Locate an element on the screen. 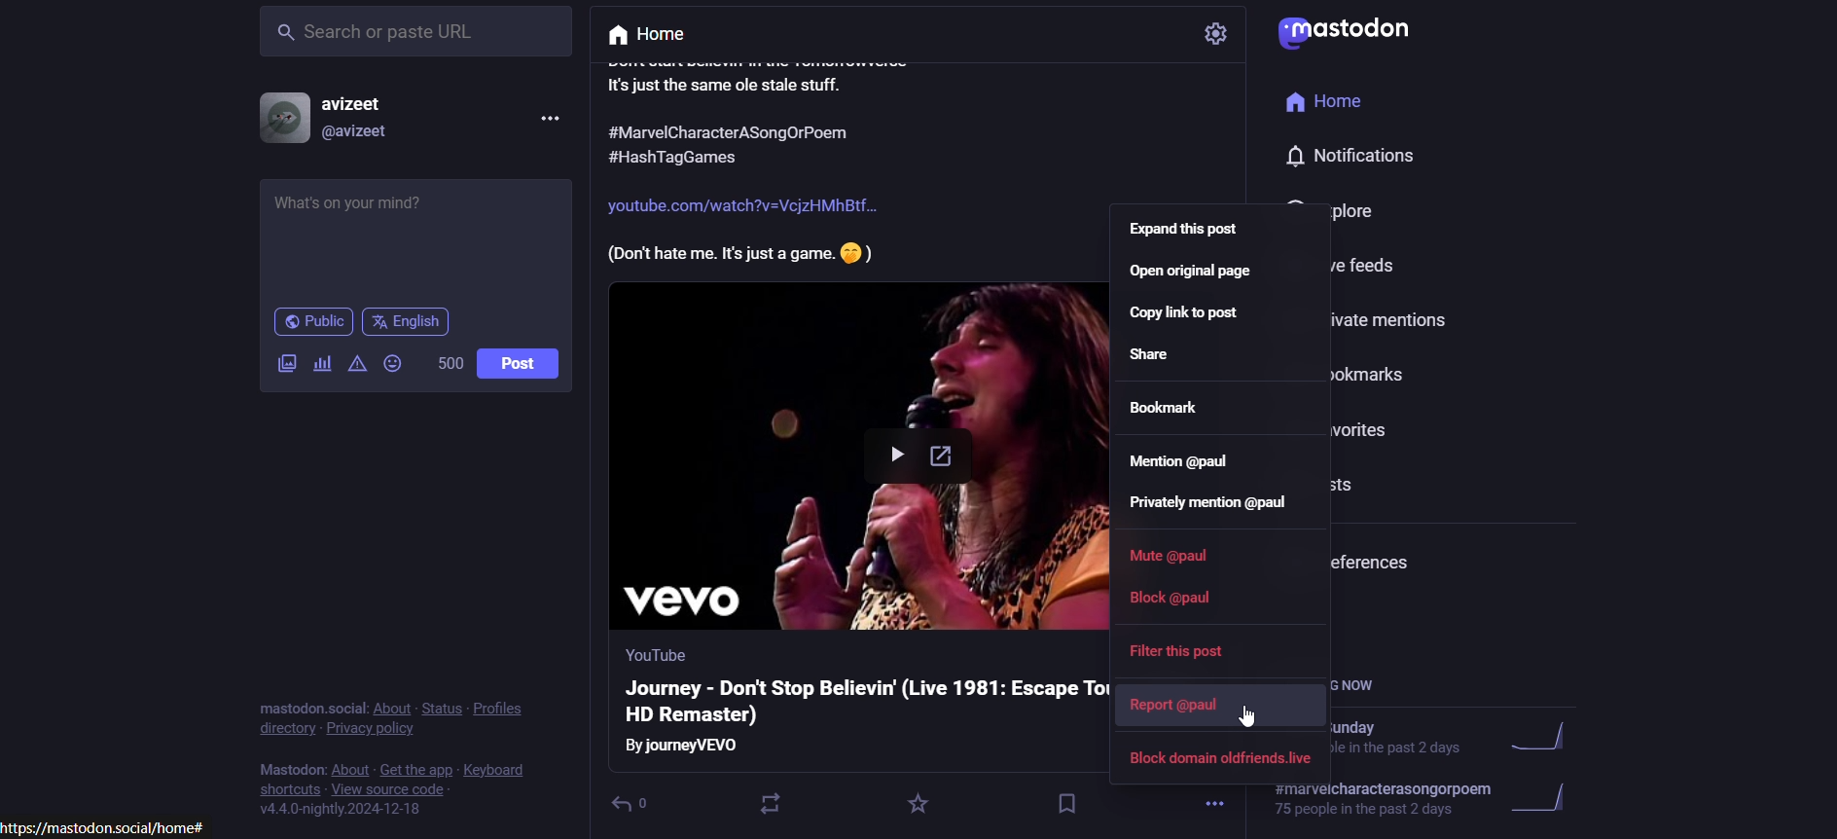  share is located at coordinates (1157, 361).